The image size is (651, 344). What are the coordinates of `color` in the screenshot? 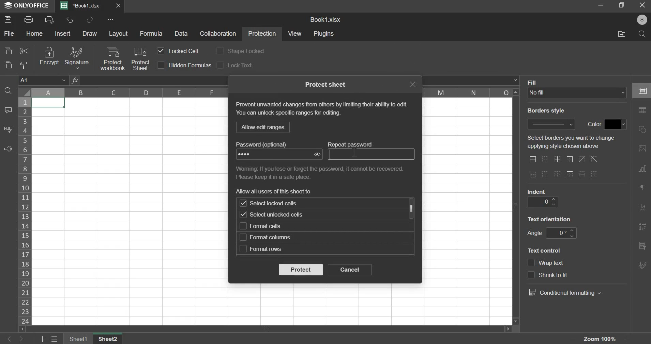 It's located at (593, 124).